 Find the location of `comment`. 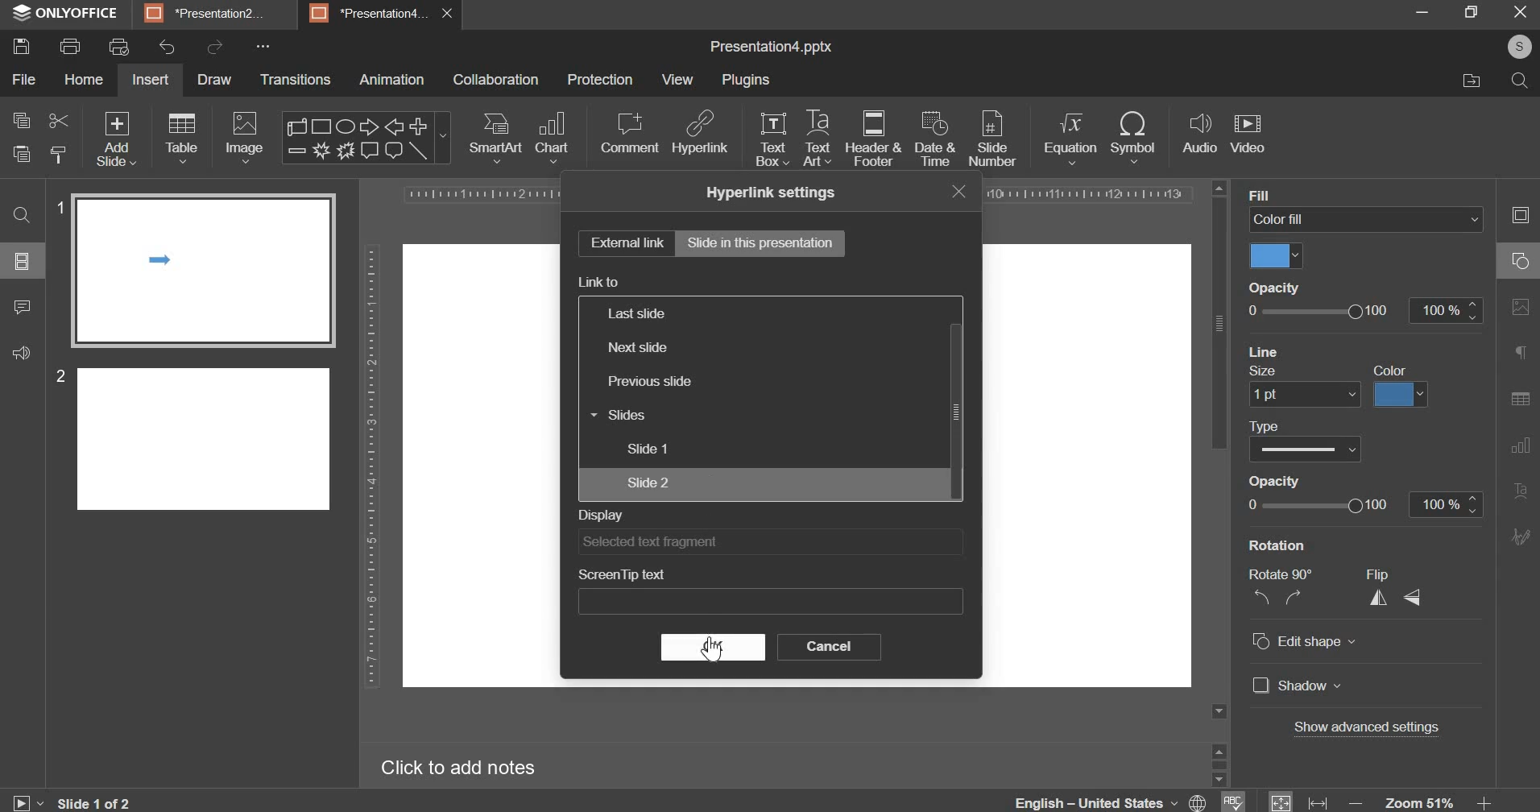

comment is located at coordinates (23, 313).